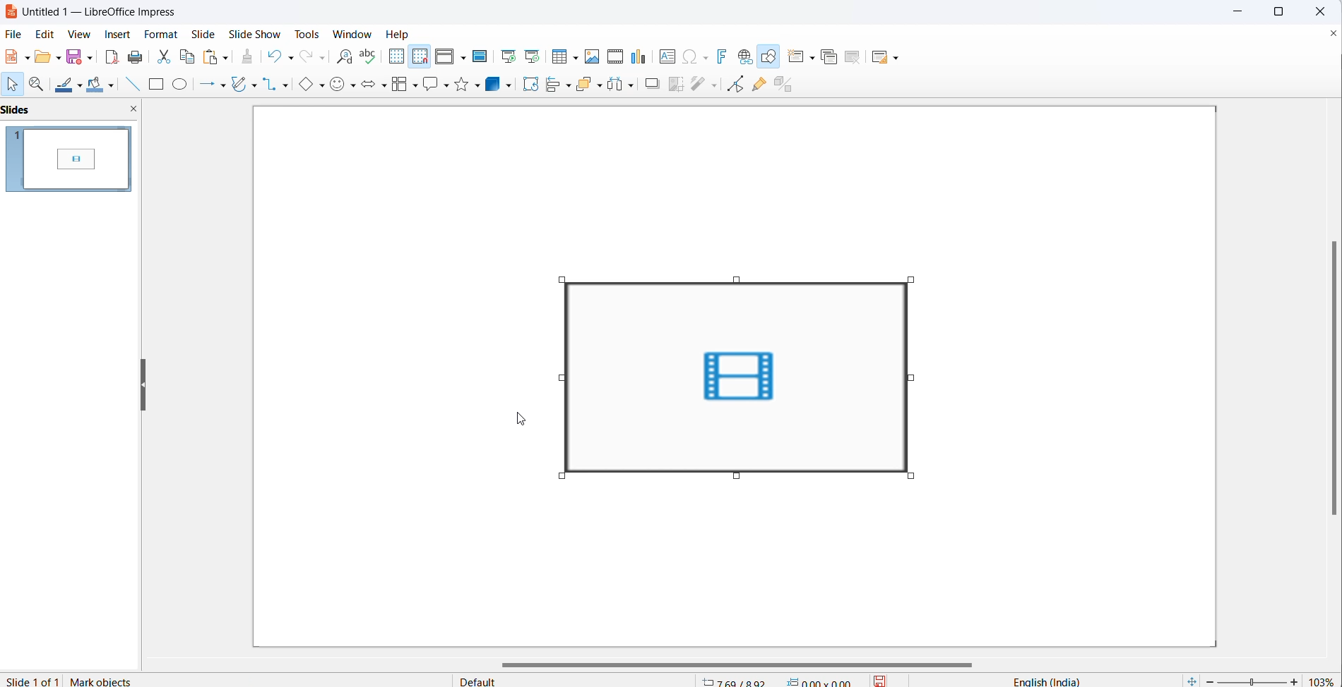 Image resolution: width=1342 pixels, height=687 pixels. I want to click on lines and arrows options, so click(225, 85).